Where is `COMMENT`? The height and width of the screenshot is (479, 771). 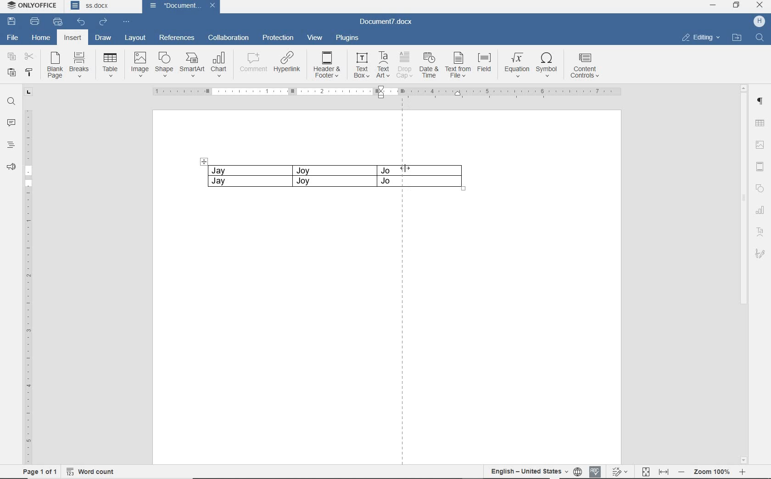
COMMENT is located at coordinates (251, 64).